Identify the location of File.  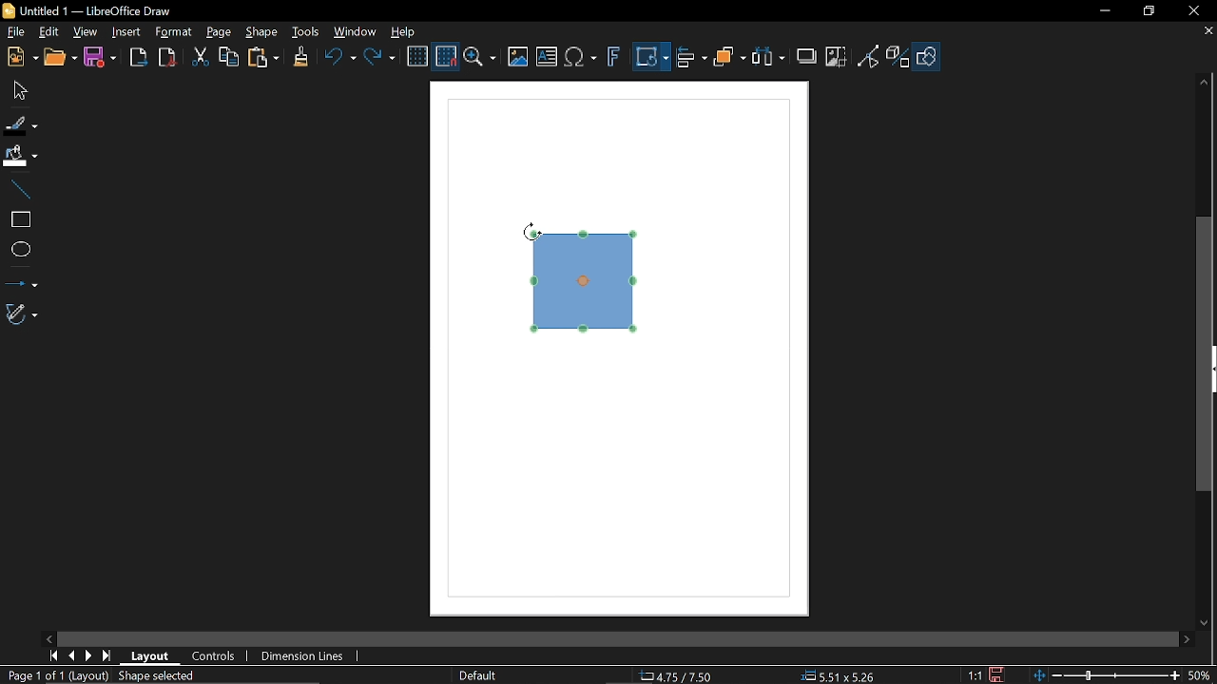
(14, 33).